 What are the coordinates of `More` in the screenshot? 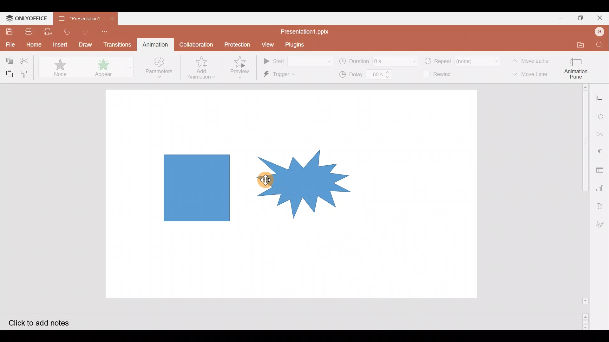 It's located at (129, 68).